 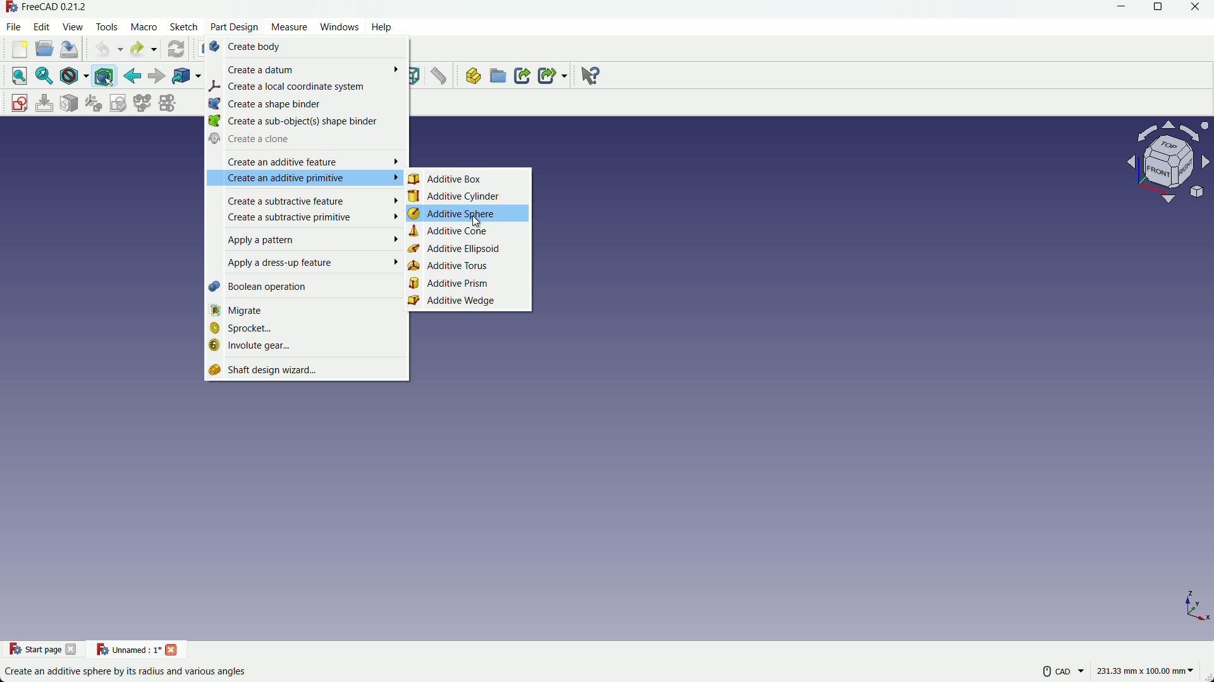 I want to click on help menu, so click(x=381, y=27).